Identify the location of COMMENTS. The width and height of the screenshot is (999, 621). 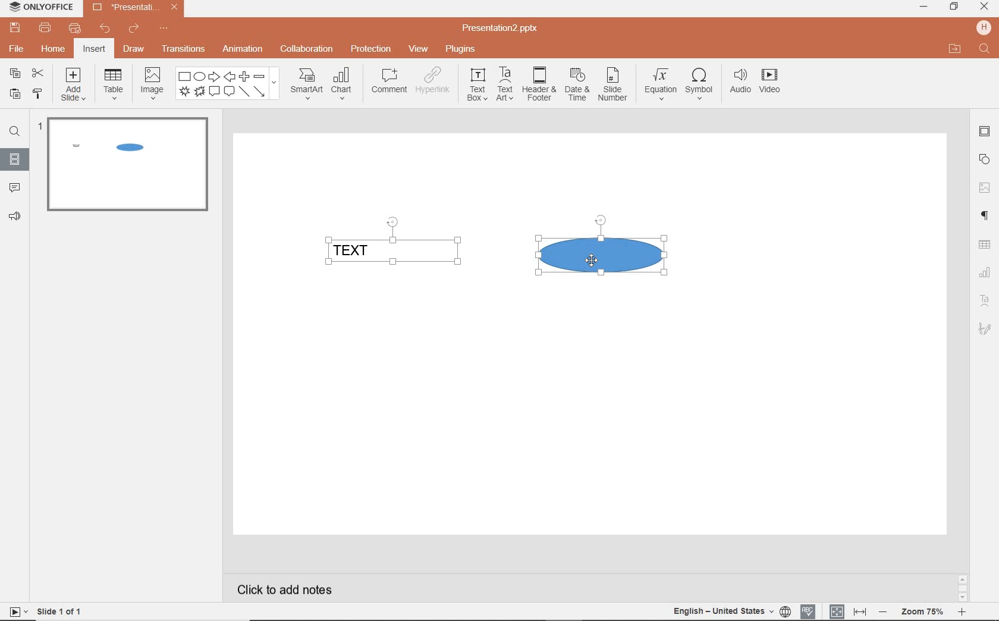
(14, 185).